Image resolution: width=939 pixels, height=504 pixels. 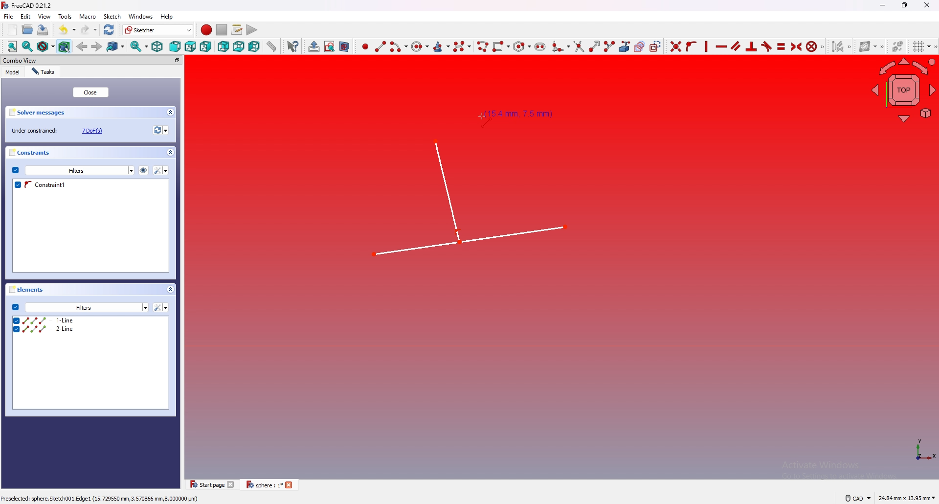 What do you see at coordinates (109, 29) in the screenshot?
I see `Refresh` at bounding box center [109, 29].